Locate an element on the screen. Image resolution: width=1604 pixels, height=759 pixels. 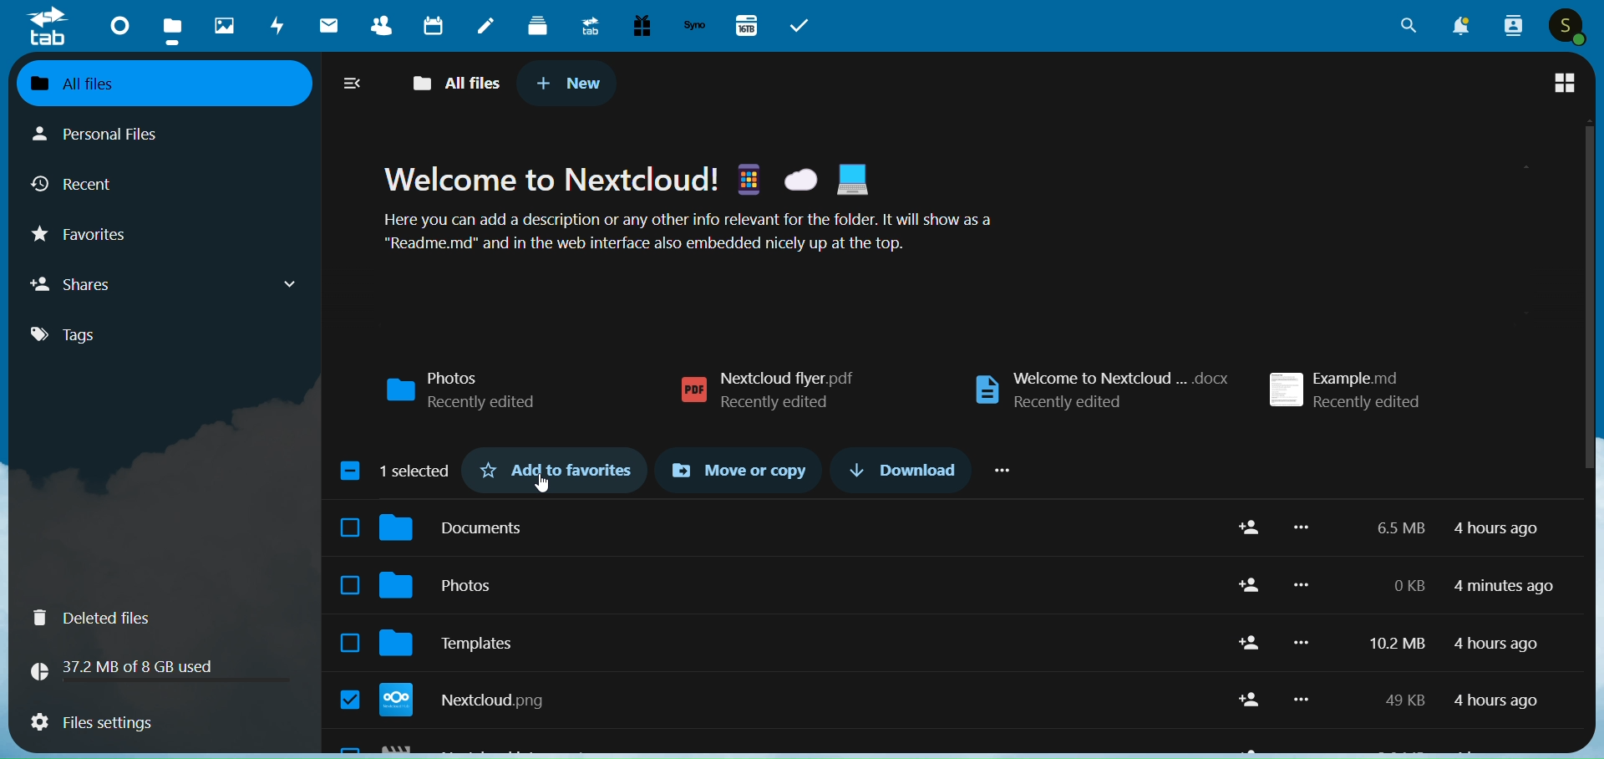
37.2 MB of 8 GB used is located at coordinates (159, 670).